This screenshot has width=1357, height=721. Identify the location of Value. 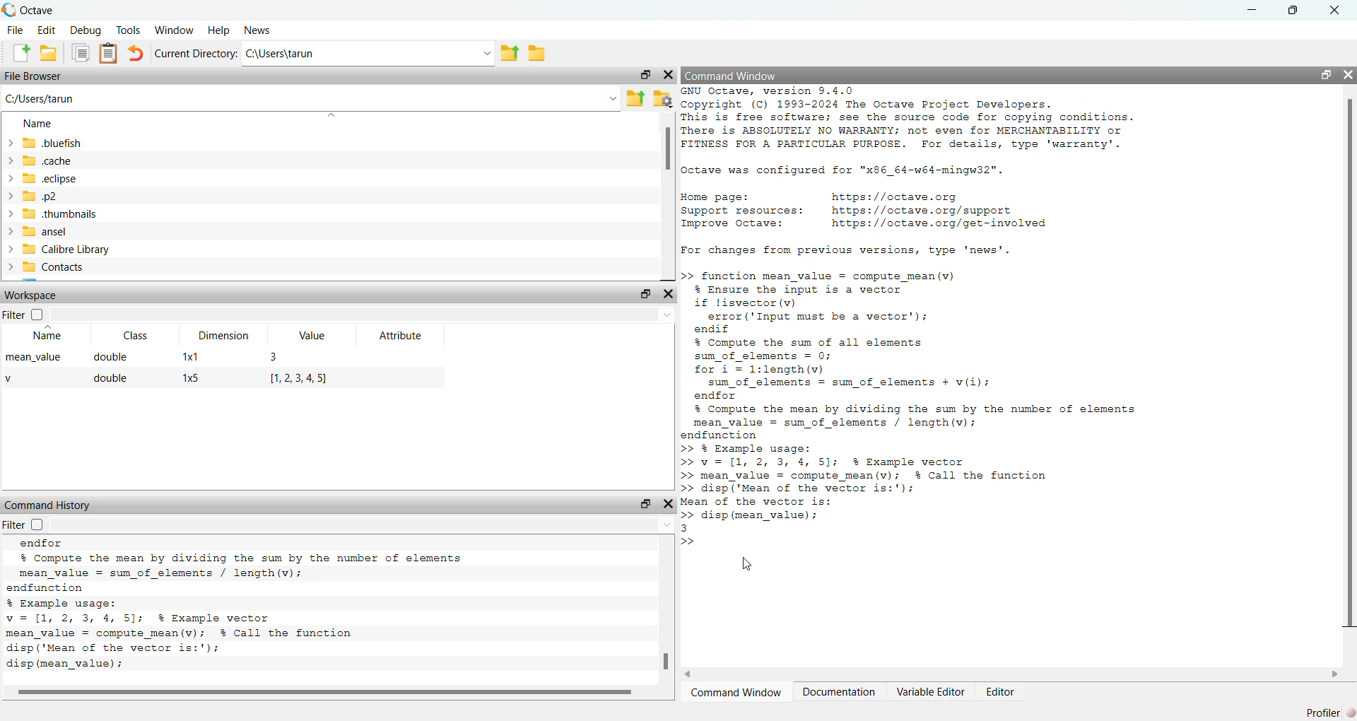
(312, 335).